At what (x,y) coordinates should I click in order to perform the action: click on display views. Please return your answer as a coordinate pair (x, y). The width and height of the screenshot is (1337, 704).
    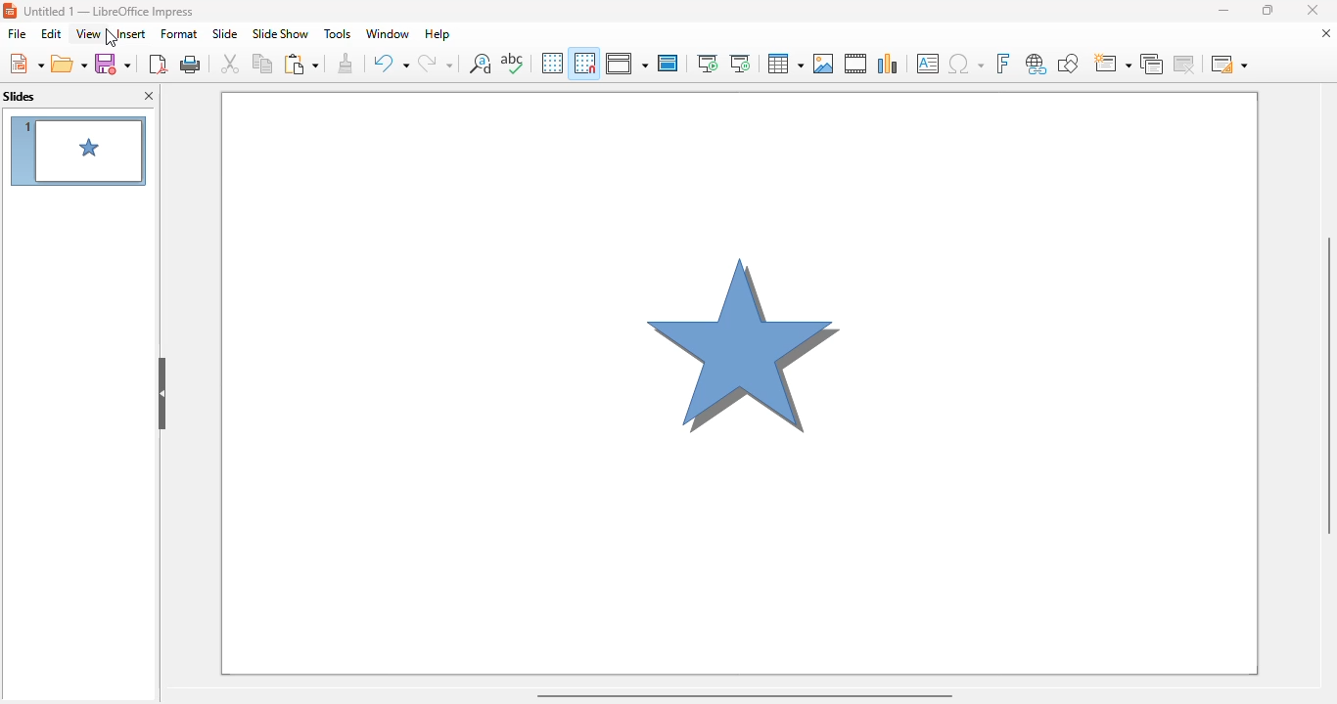
    Looking at the image, I should click on (625, 63).